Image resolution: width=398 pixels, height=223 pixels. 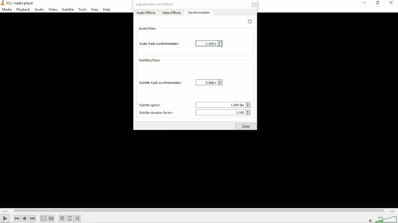 What do you see at coordinates (53, 9) in the screenshot?
I see `Video` at bounding box center [53, 9].